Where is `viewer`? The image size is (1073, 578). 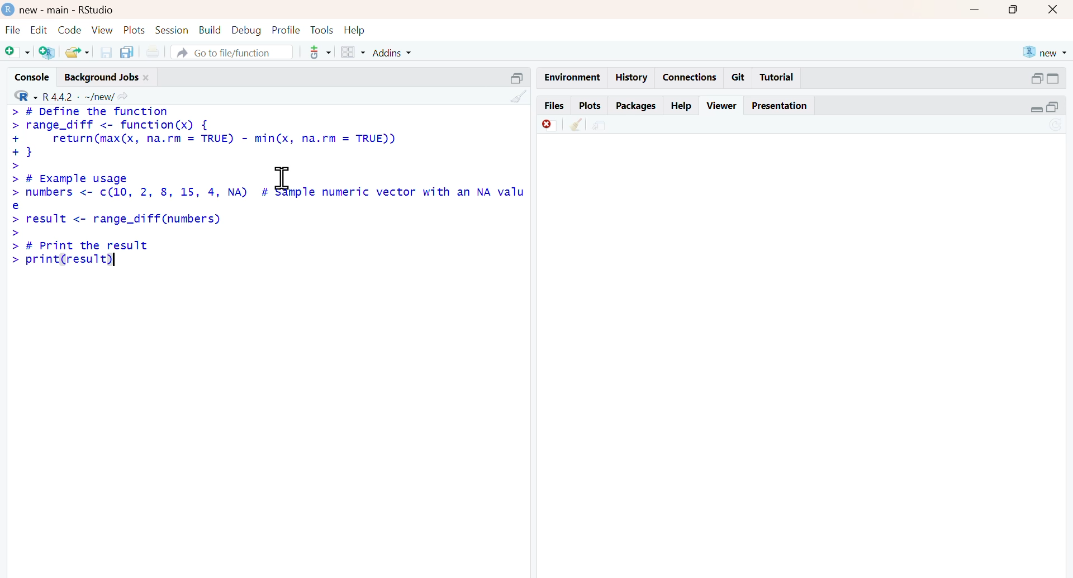 viewer is located at coordinates (723, 105).